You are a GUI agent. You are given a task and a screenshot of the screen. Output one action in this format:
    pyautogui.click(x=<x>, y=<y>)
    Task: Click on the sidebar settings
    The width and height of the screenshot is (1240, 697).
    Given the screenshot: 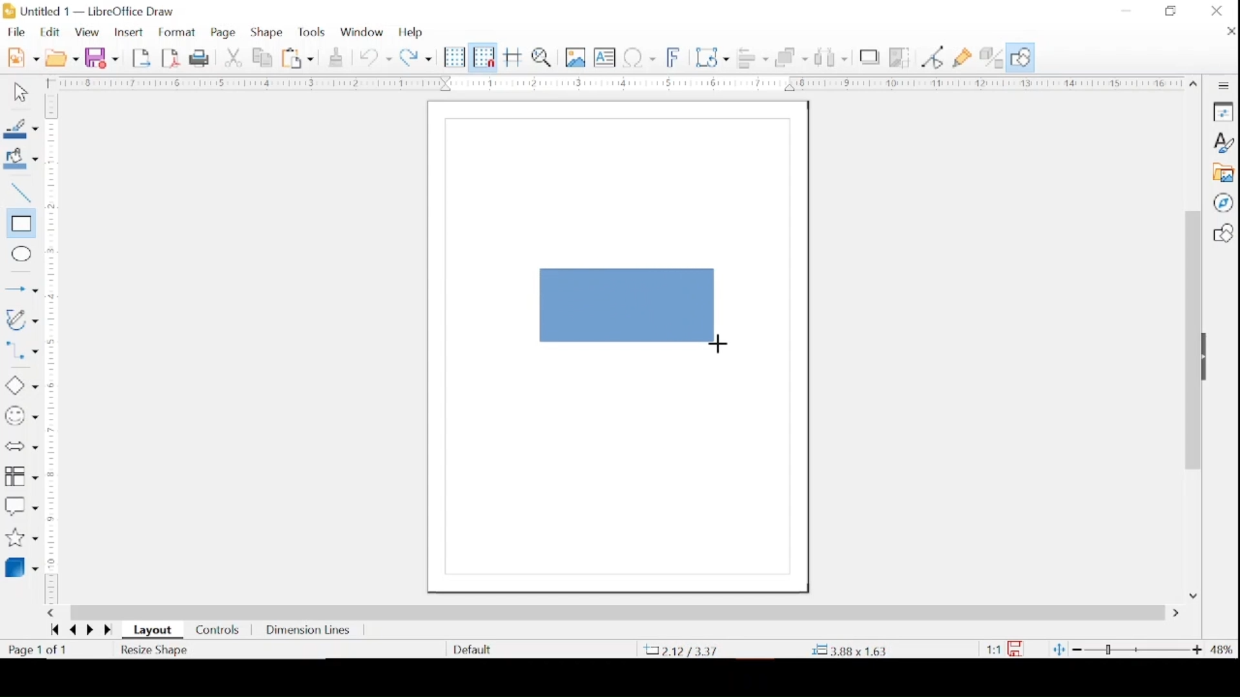 What is the action you would take?
    pyautogui.click(x=1224, y=86)
    